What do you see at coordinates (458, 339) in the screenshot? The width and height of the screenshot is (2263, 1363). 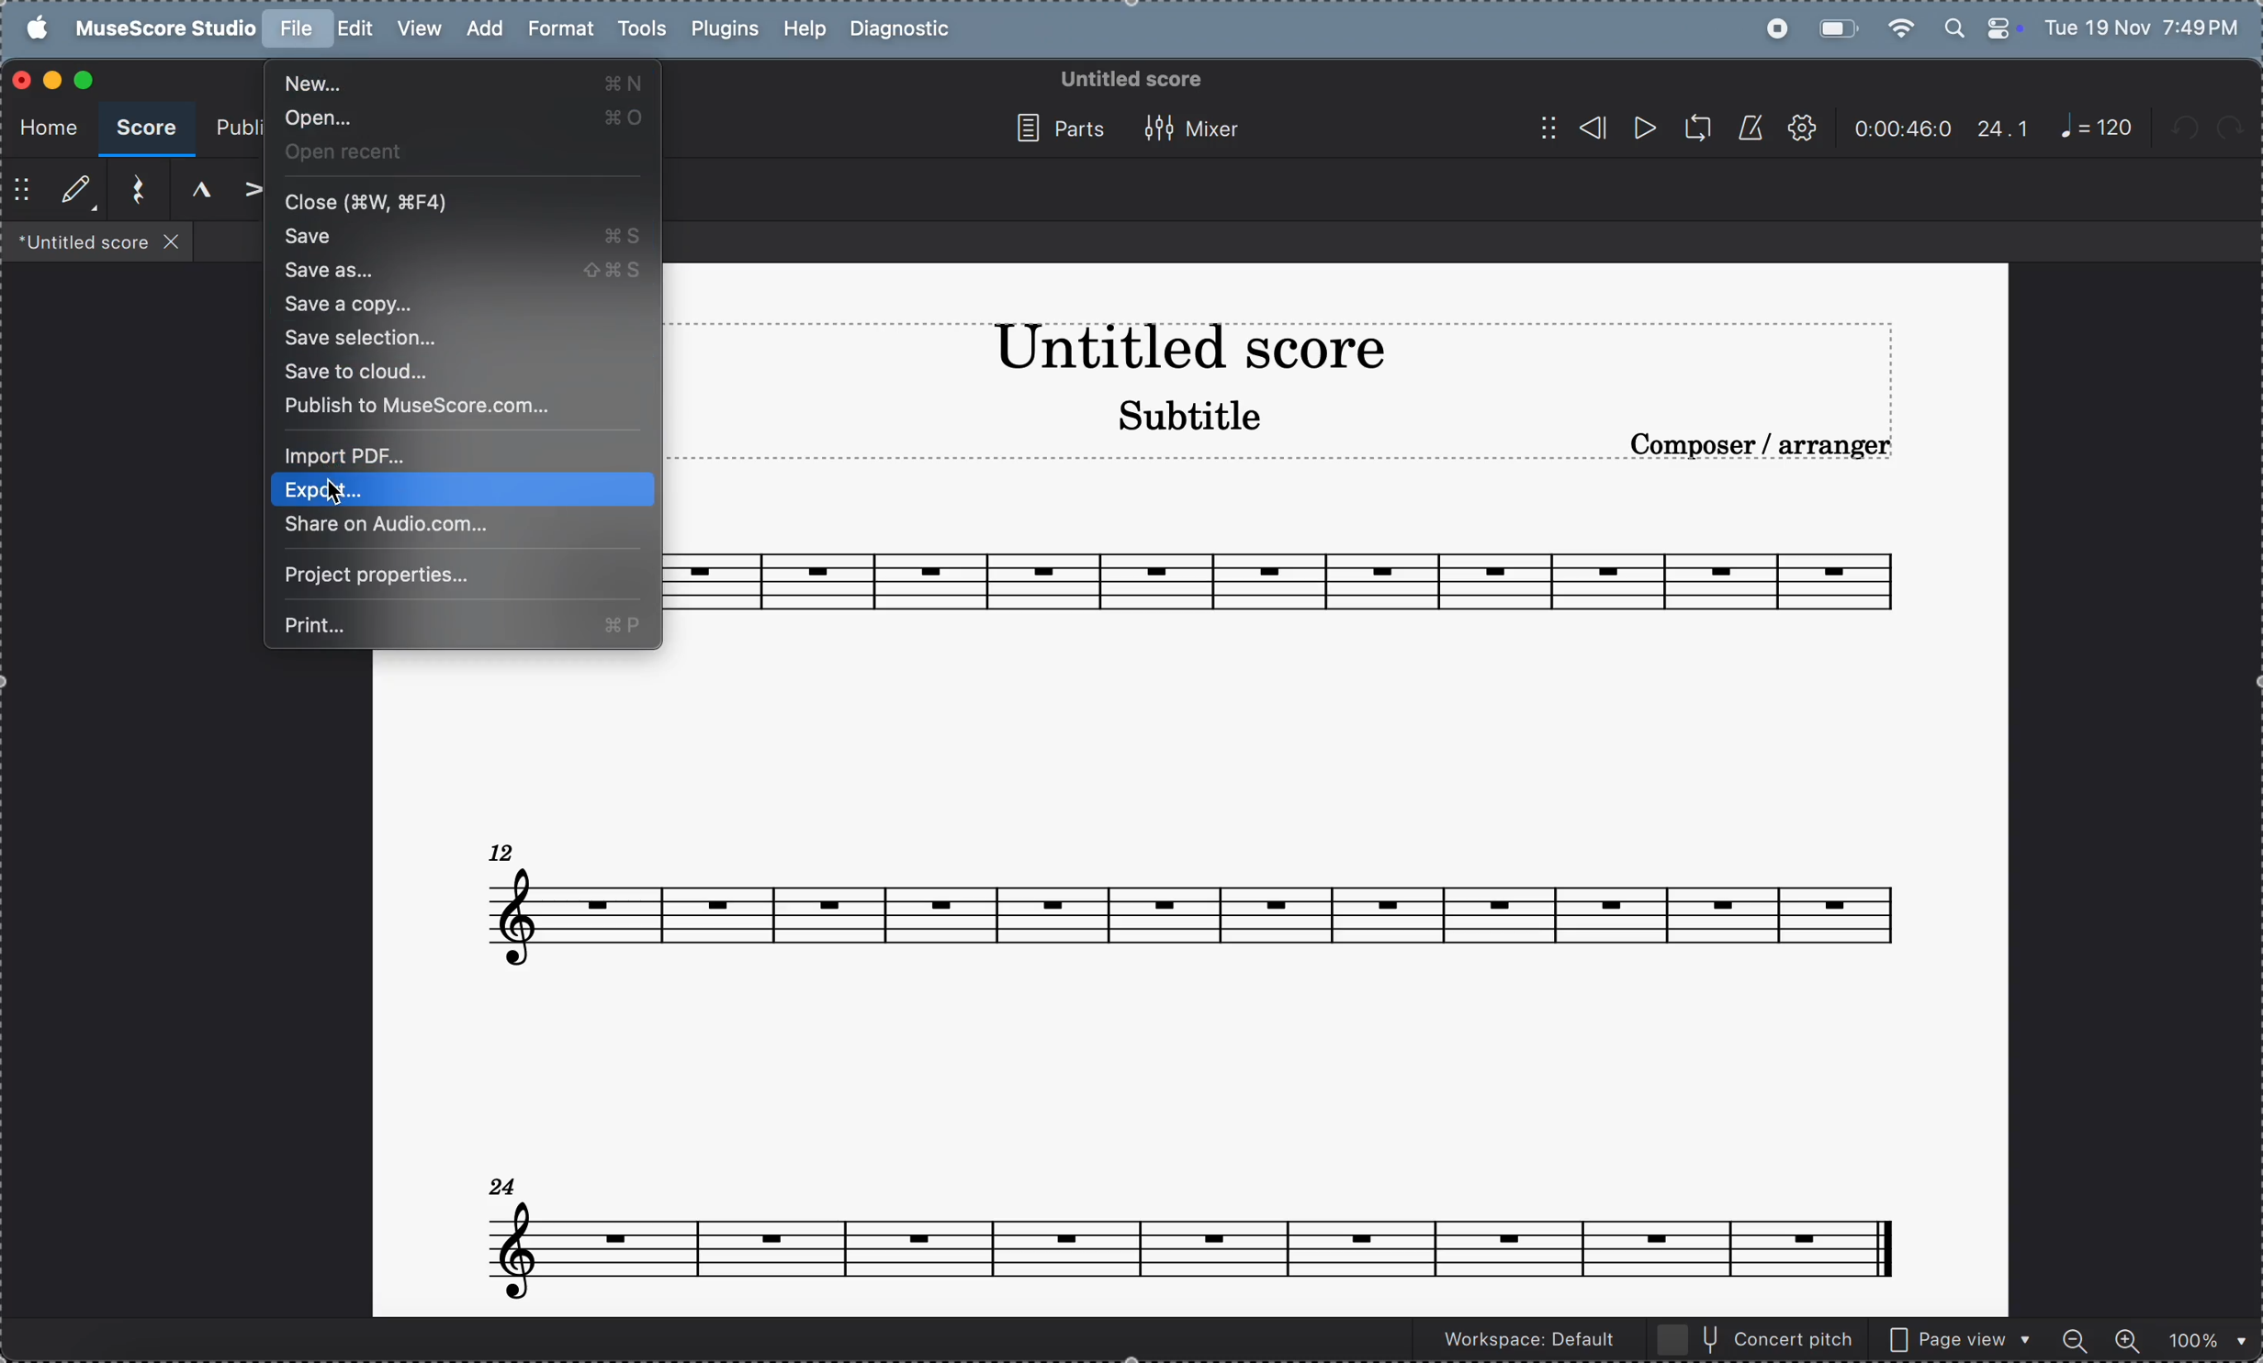 I see `save selection` at bounding box center [458, 339].